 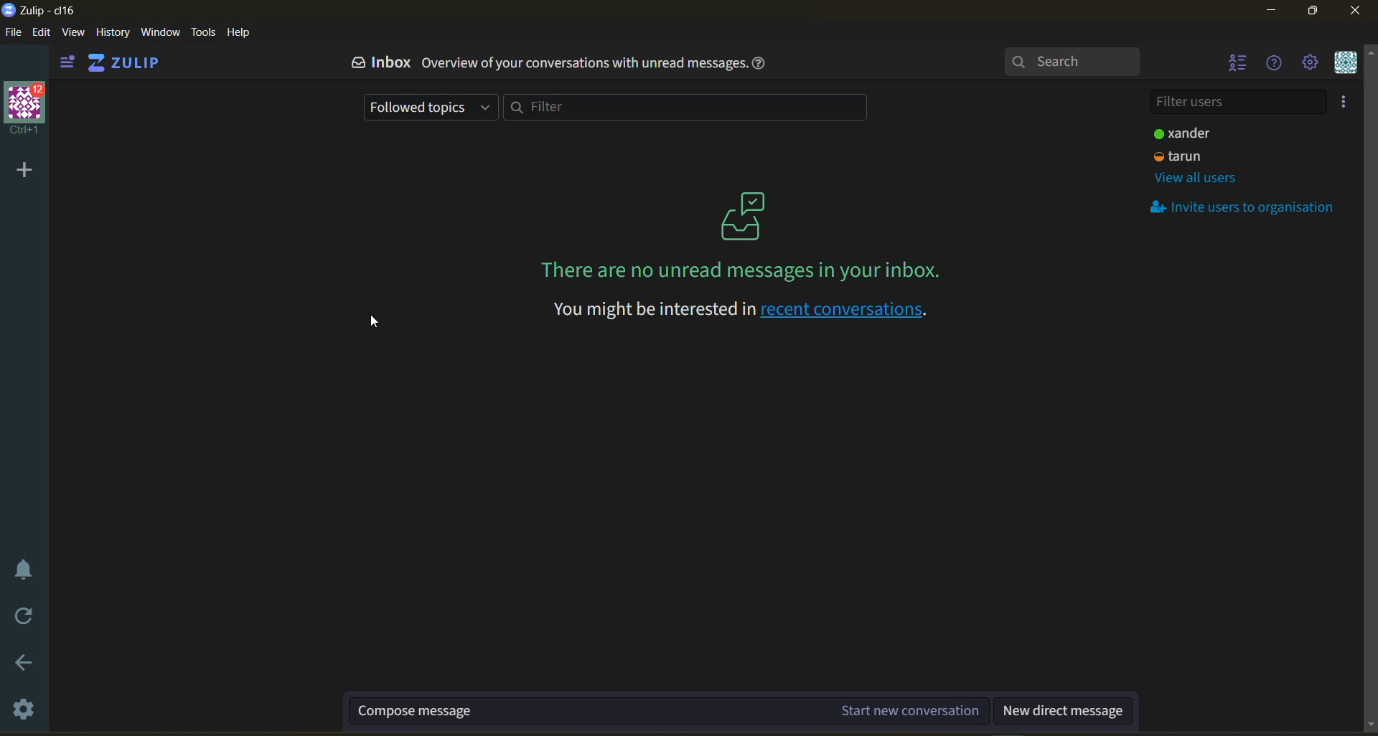 I want to click on app name and organisation name, so click(x=40, y=9).